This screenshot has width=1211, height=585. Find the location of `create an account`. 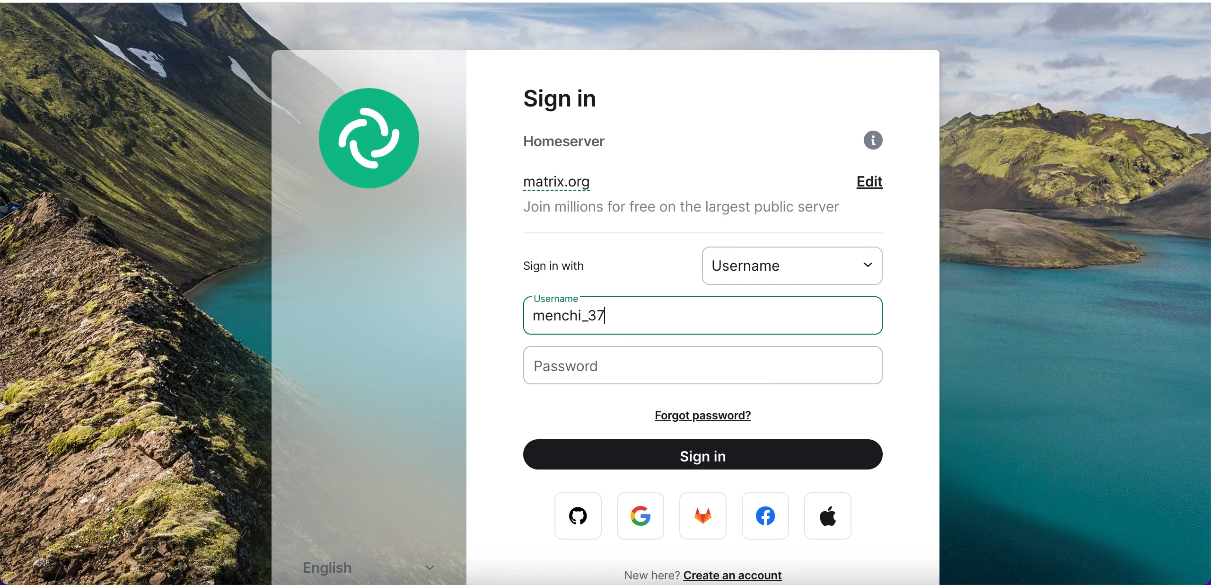

create an account is located at coordinates (739, 575).